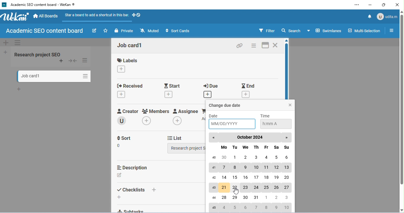  Describe the element at coordinates (208, 94) in the screenshot. I see `add due date` at that location.